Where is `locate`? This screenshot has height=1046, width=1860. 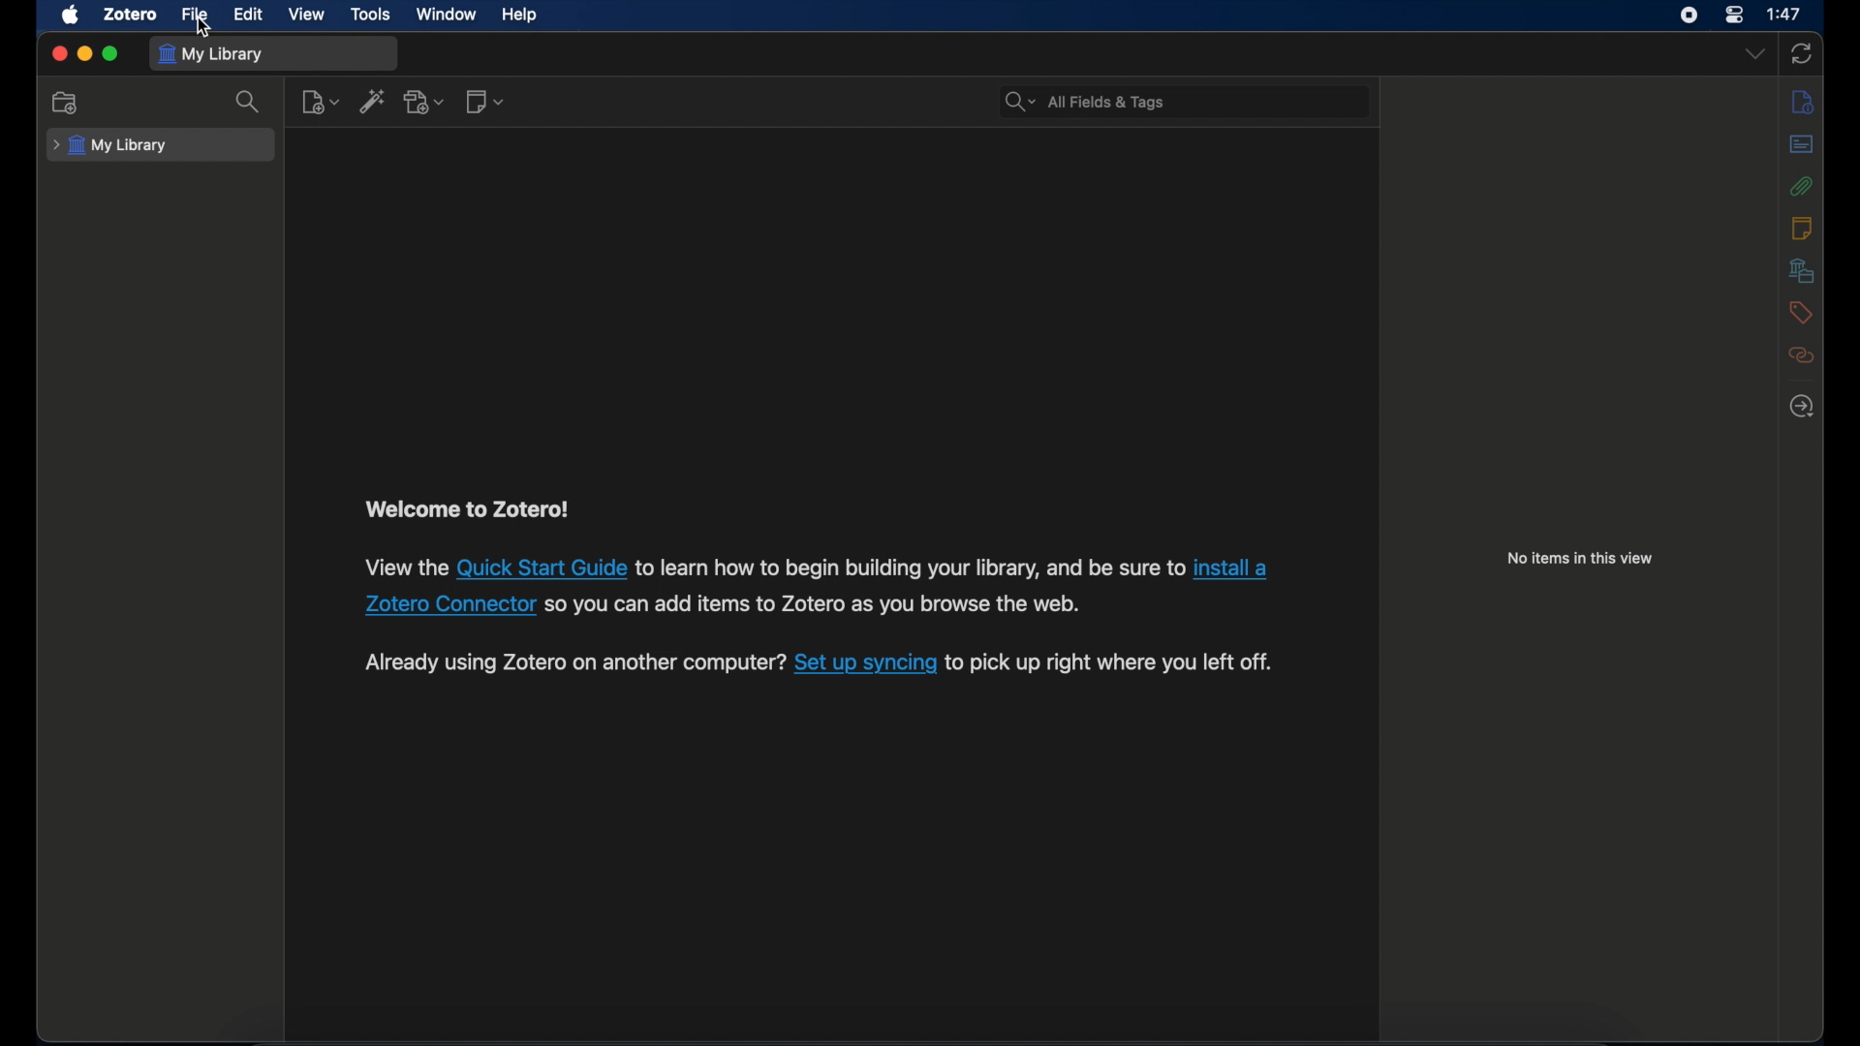 locate is located at coordinates (1802, 406).